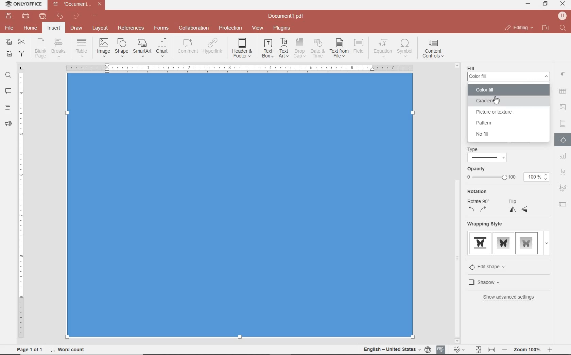  Describe the element at coordinates (564, 16) in the screenshot. I see `hp` at that location.